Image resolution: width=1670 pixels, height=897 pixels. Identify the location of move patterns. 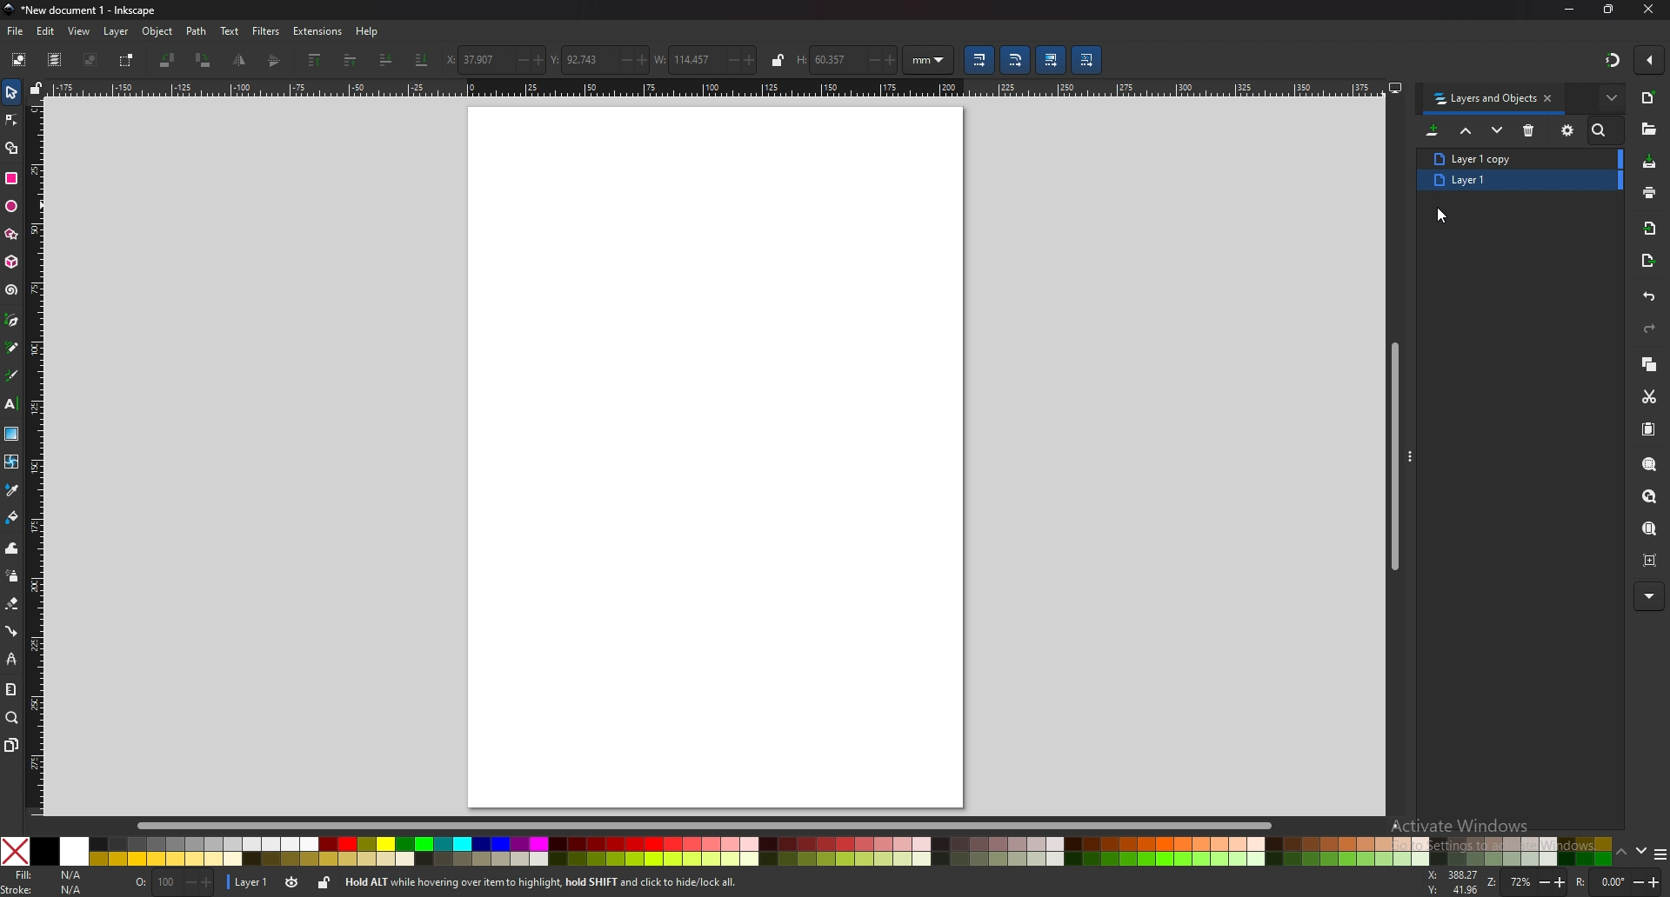
(1087, 60).